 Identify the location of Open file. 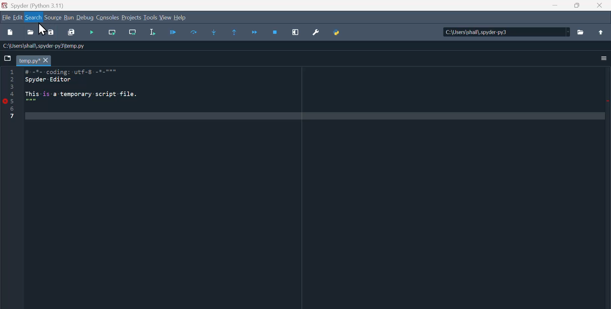
(33, 32).